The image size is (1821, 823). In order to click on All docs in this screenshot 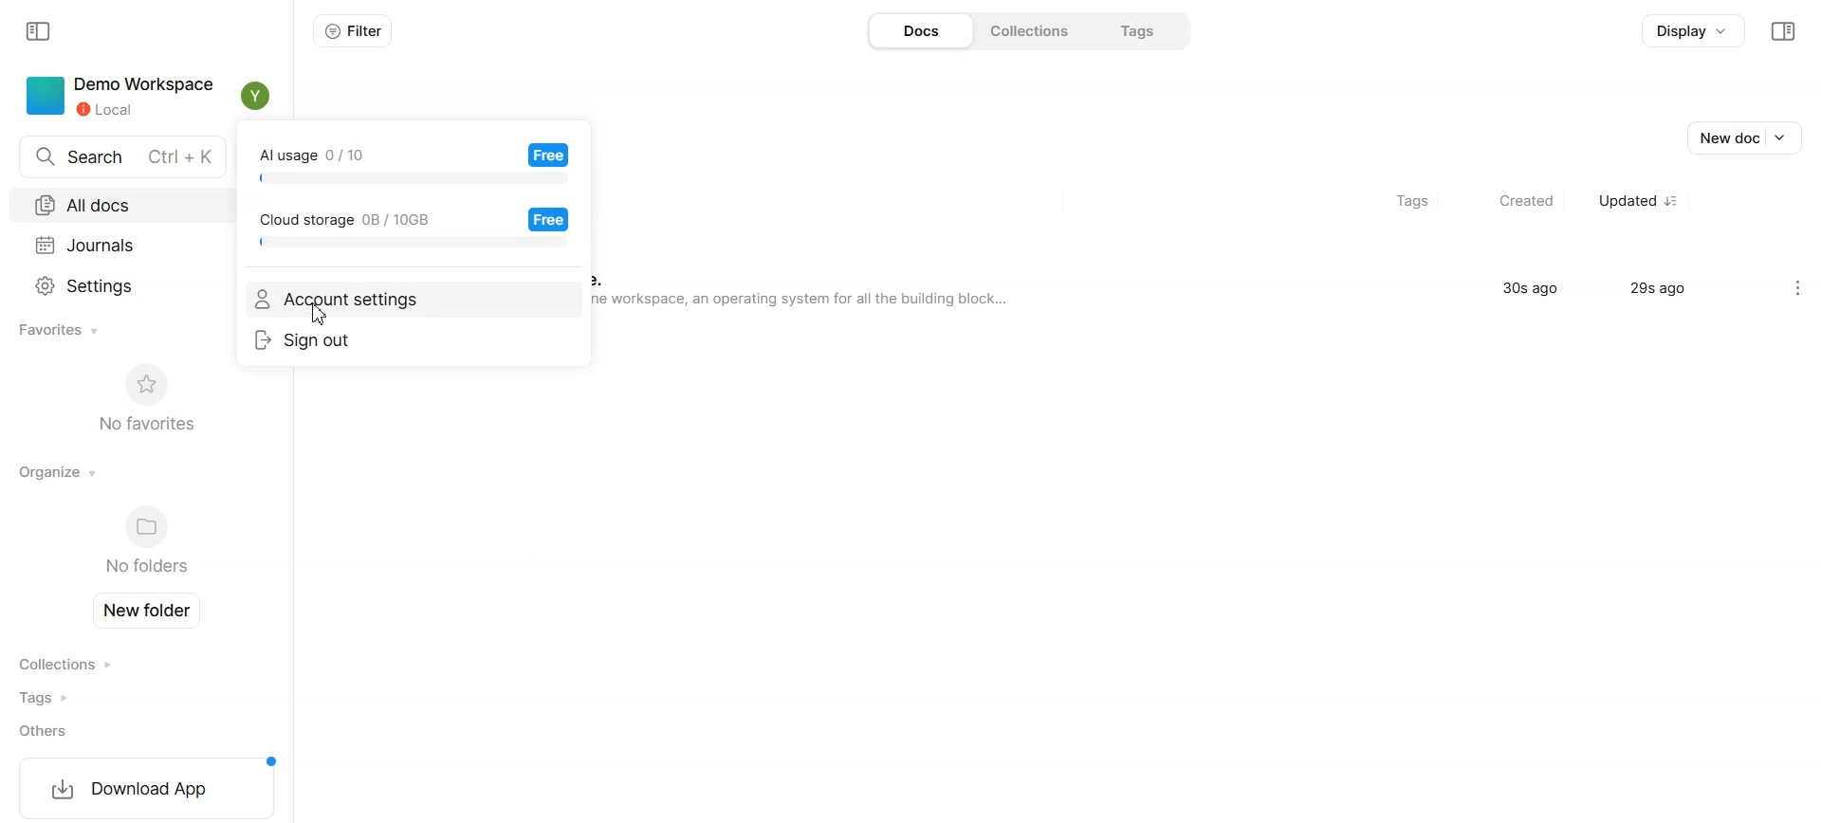, I will do `click(114, 203)`.